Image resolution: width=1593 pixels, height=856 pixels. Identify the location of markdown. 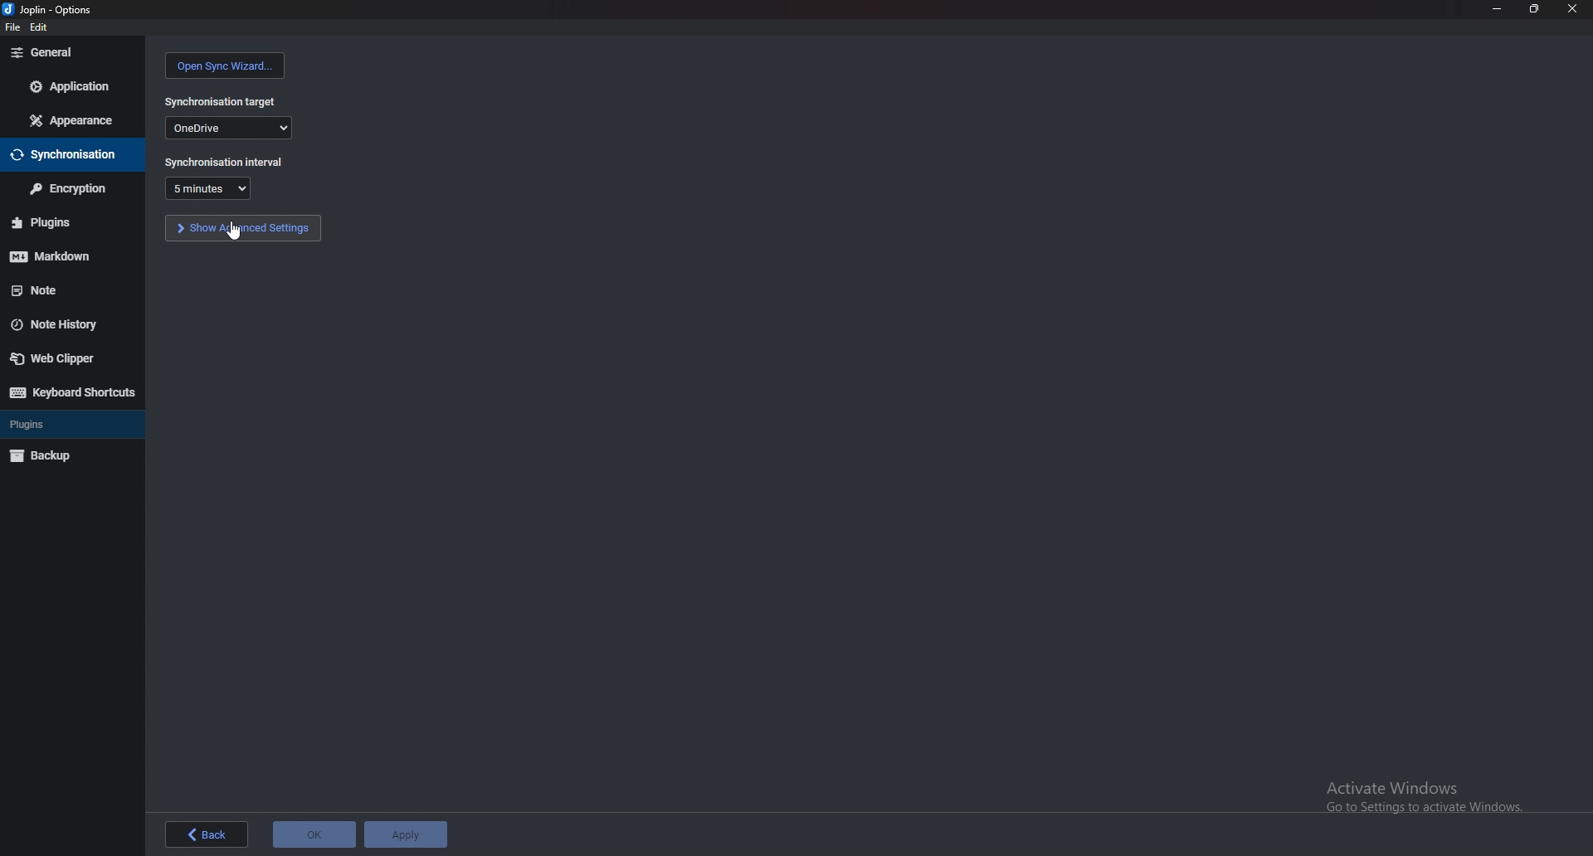
(64, 257).